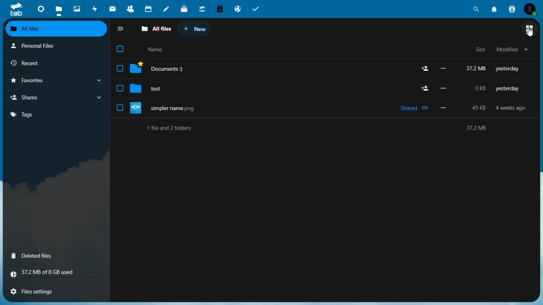 This screenshot has height=305, width=543. I want to click on notifications, so click(495, 9).